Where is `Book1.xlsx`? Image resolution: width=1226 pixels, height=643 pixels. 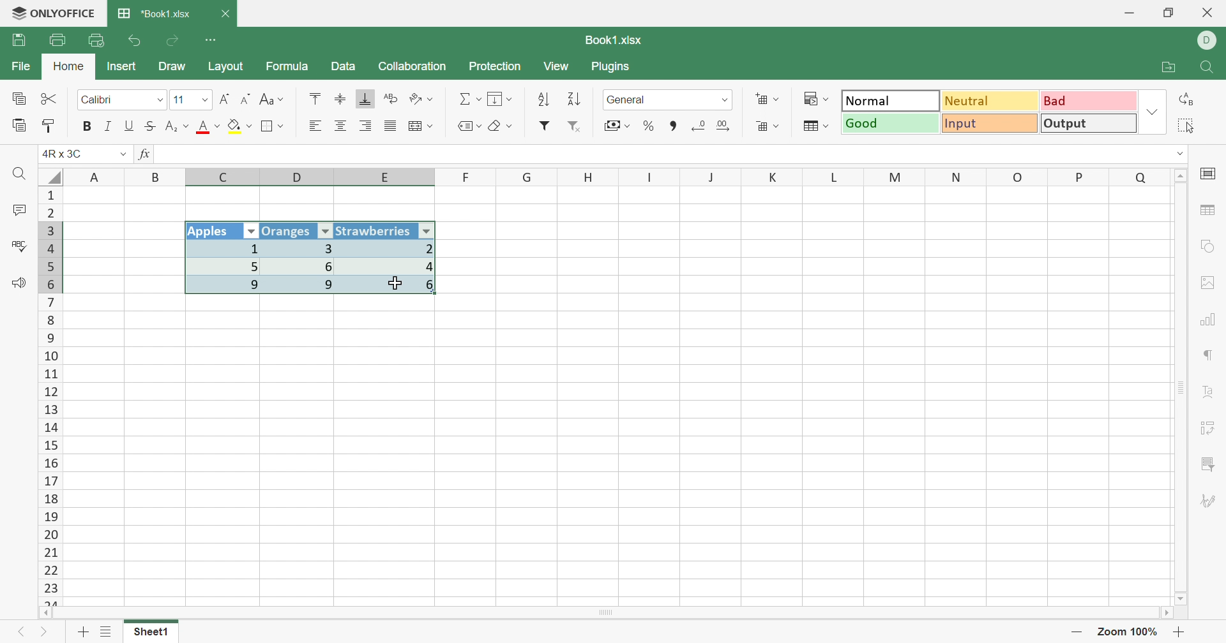
Book1.xlsx is located at coordinates (612, 40).